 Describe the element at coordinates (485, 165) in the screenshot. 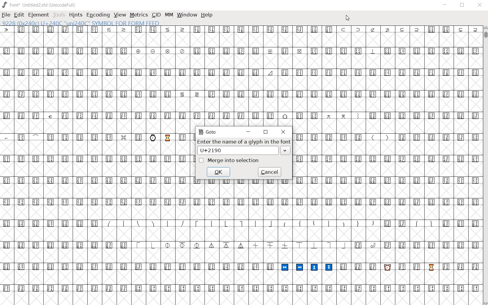

I see `scrollbar` at that location.